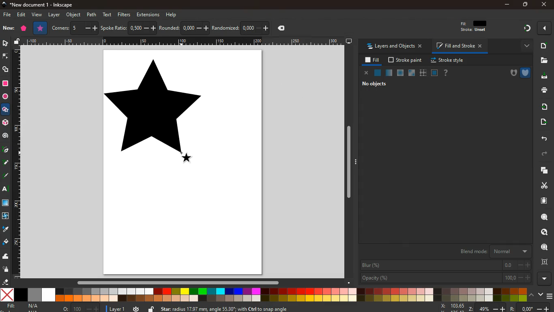 The image size is (554, 312). I want to click on layer 1, so click(119, 309).